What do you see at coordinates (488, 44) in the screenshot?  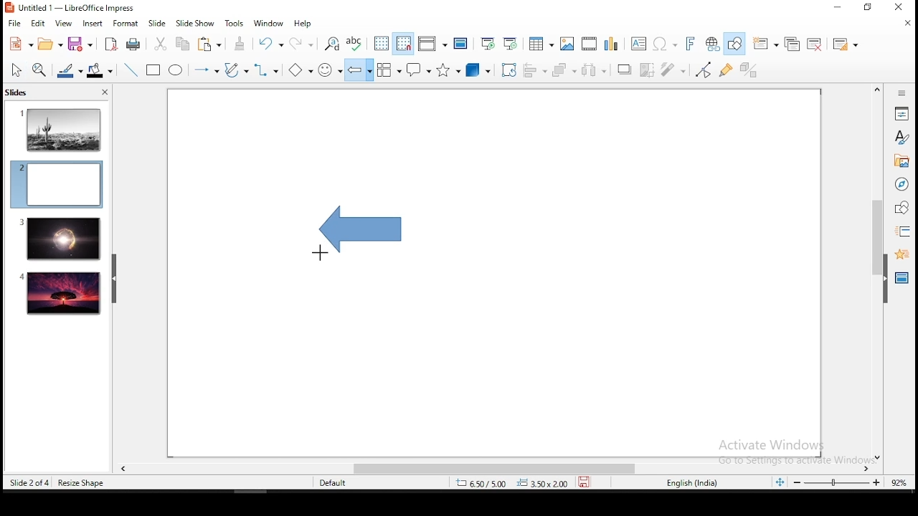 I see `start from first slide` at bounding box center [488, 44].